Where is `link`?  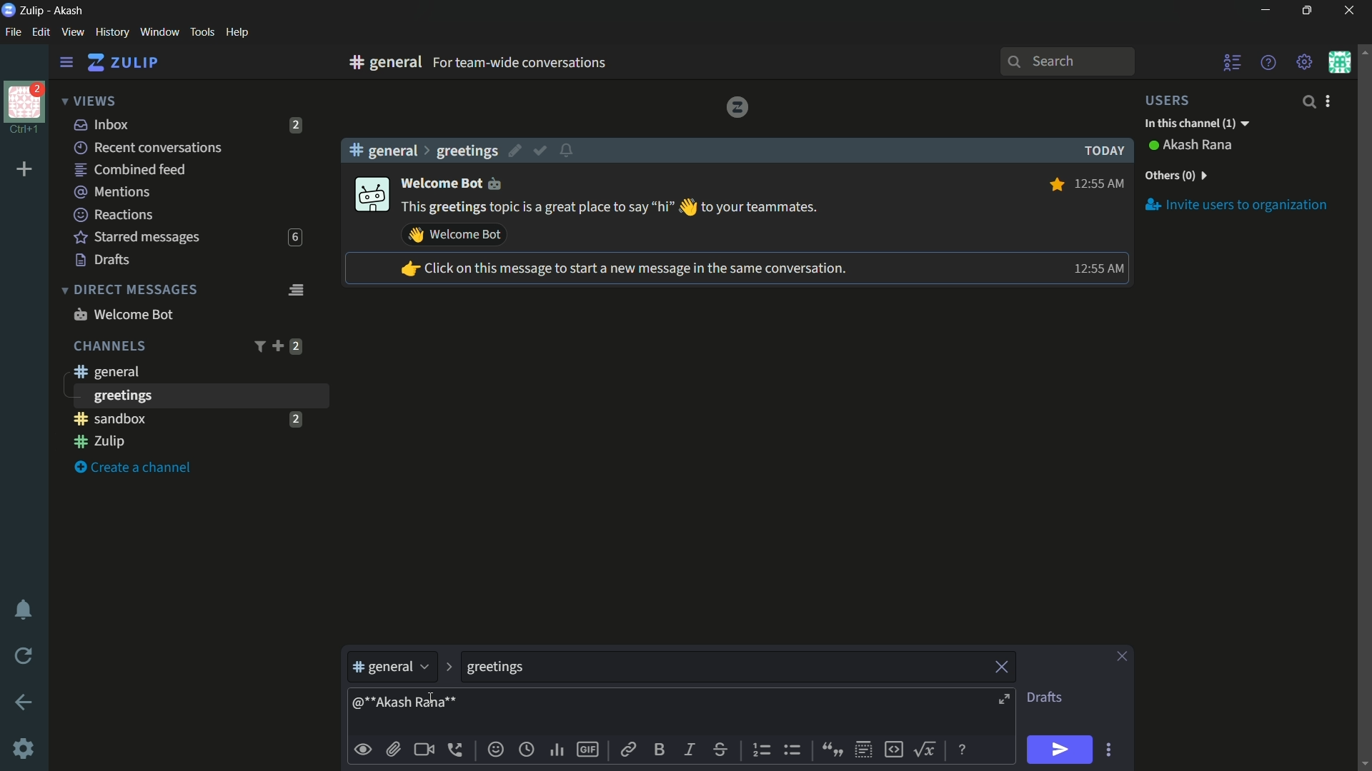
link is located at coordinates (627, 752).